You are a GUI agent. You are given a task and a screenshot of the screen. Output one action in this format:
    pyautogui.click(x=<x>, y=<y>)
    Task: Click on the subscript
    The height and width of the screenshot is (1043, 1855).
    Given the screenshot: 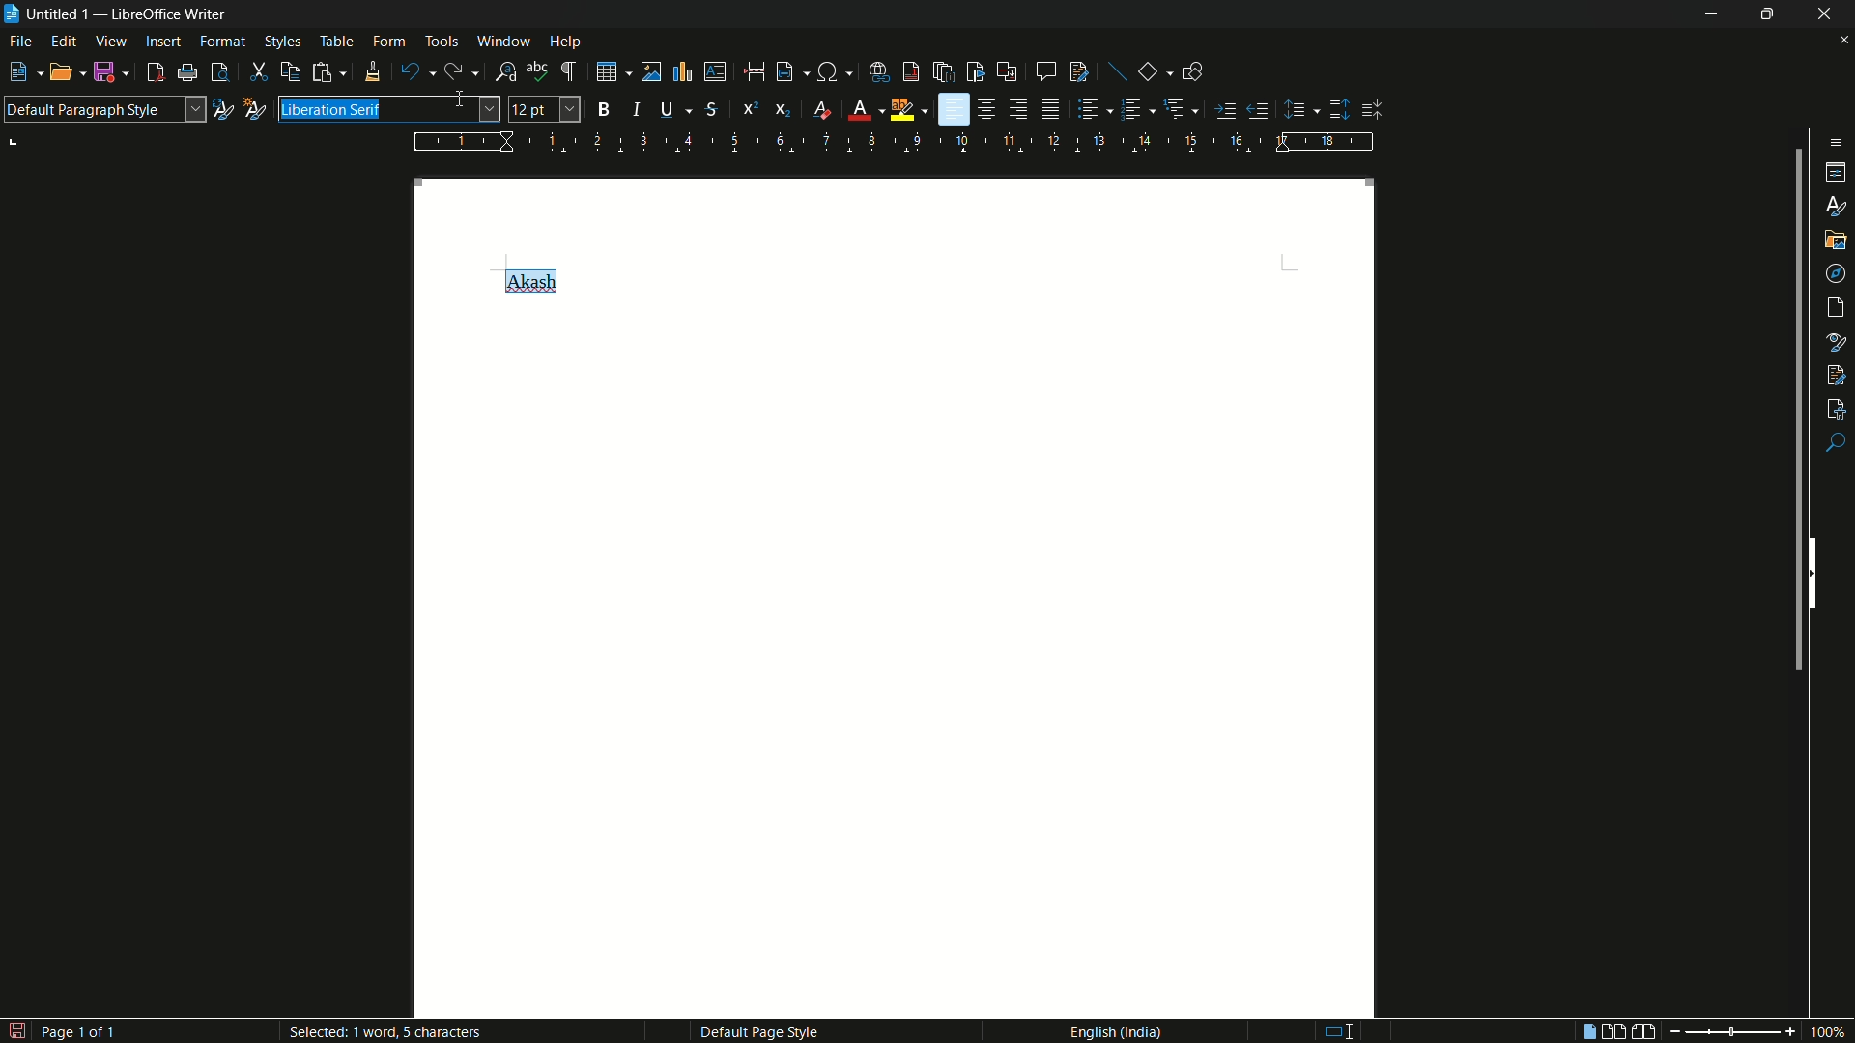 What is the action you would take?
    pyautogui.click(x=785, y=110)
    